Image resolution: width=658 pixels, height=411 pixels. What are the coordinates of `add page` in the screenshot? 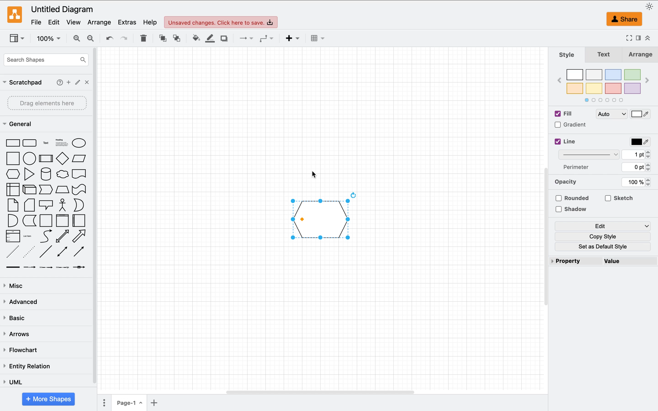 It's located at (158, 403).